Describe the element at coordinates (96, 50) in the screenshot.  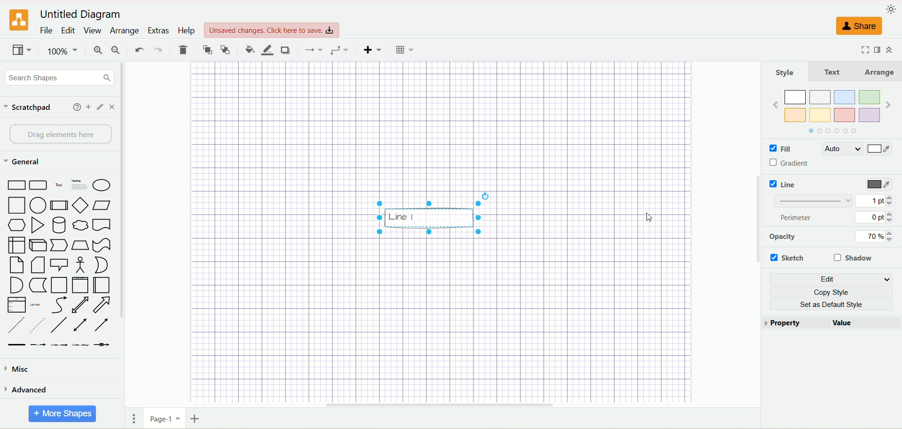
I see `zoom in` at that location.